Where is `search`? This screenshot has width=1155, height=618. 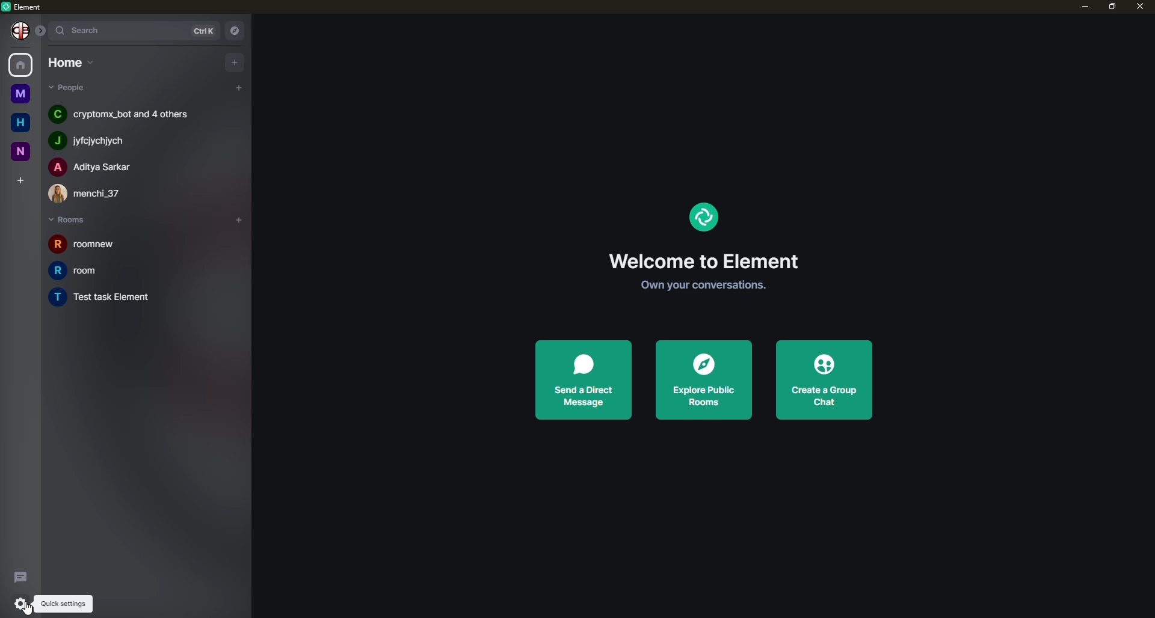 search is located at coordinates (84, 29).